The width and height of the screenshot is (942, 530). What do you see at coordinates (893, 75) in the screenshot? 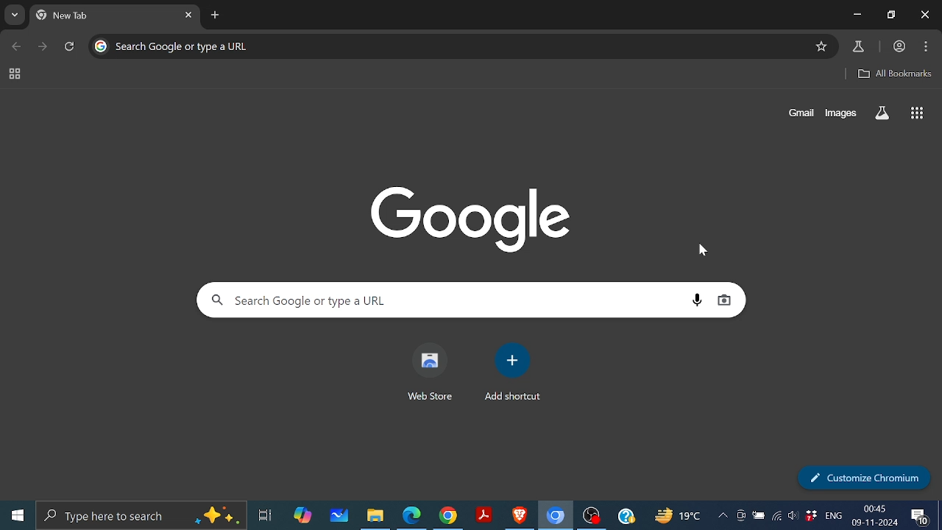
I see `All Bookmarks` at bounding box center [893, 75].